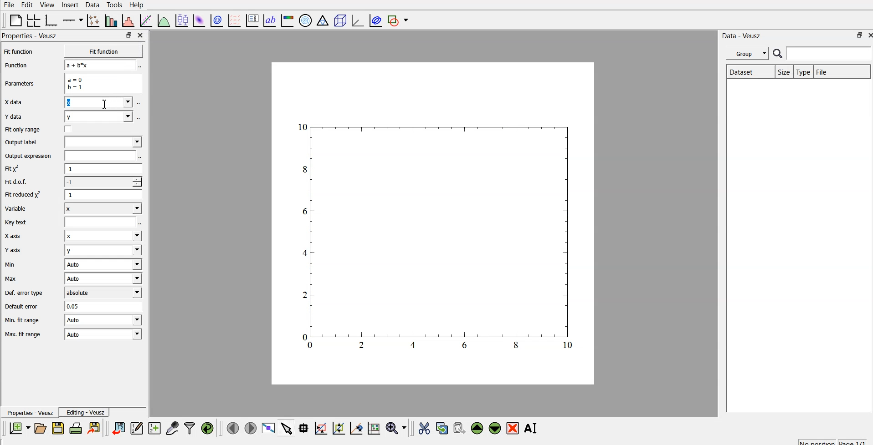 This screenshot has height=445, width=873. What do you see at coordinates (216, 21) in the screenshot?
I see `plot 2d data set as contours` at bounding box center [216, 21].